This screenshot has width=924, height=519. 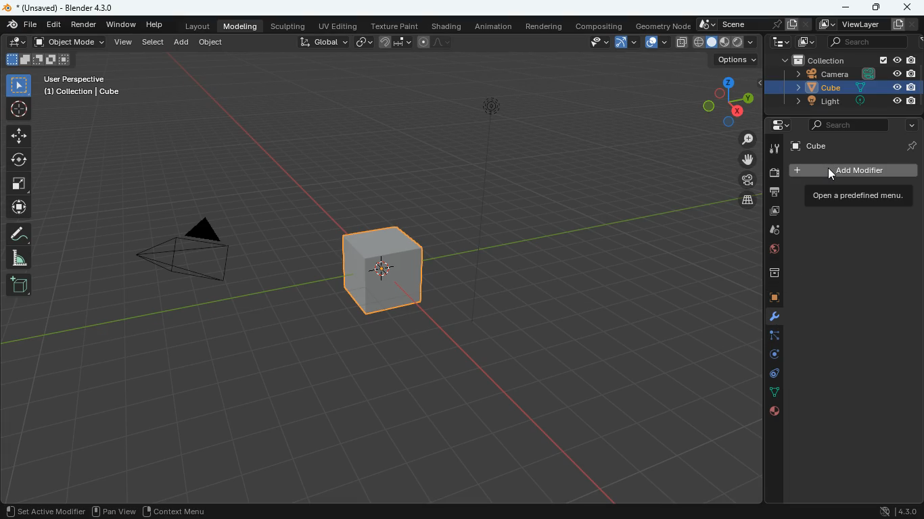 What do you see at coordinates (911, 73) in the screenshot?
I see `` at bounding box center [911, 73].